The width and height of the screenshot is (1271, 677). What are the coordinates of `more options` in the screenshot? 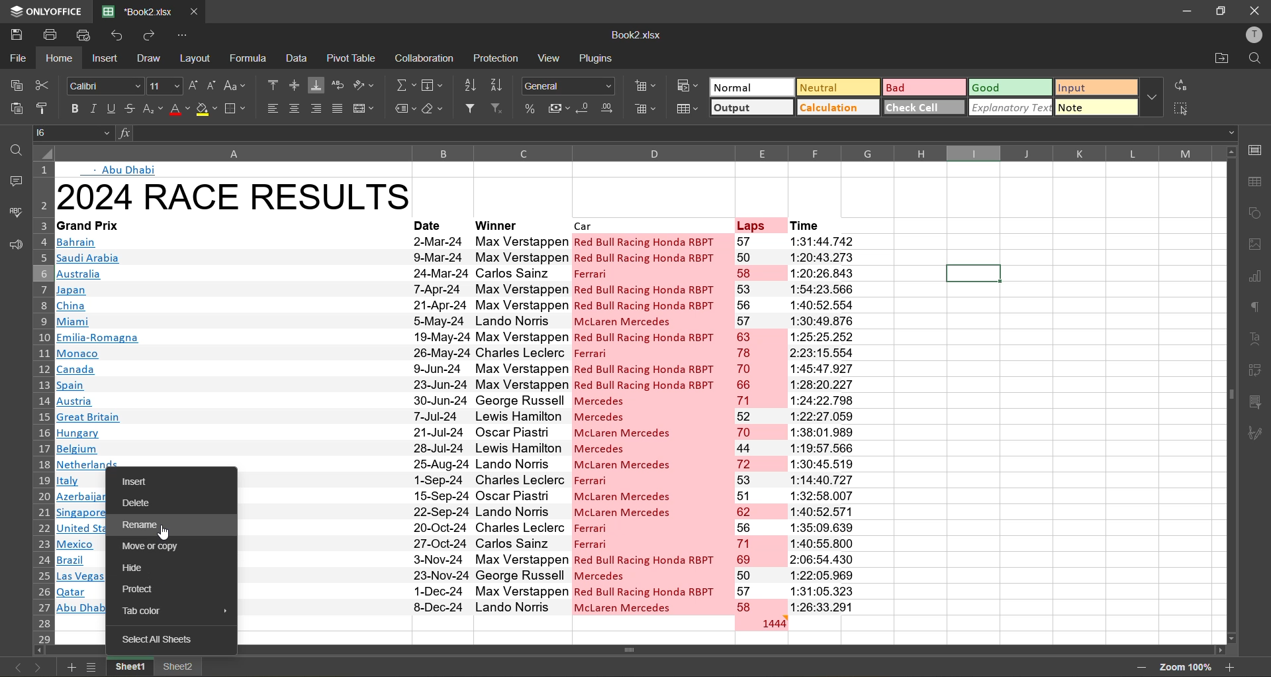 It's located at (1153, 95).